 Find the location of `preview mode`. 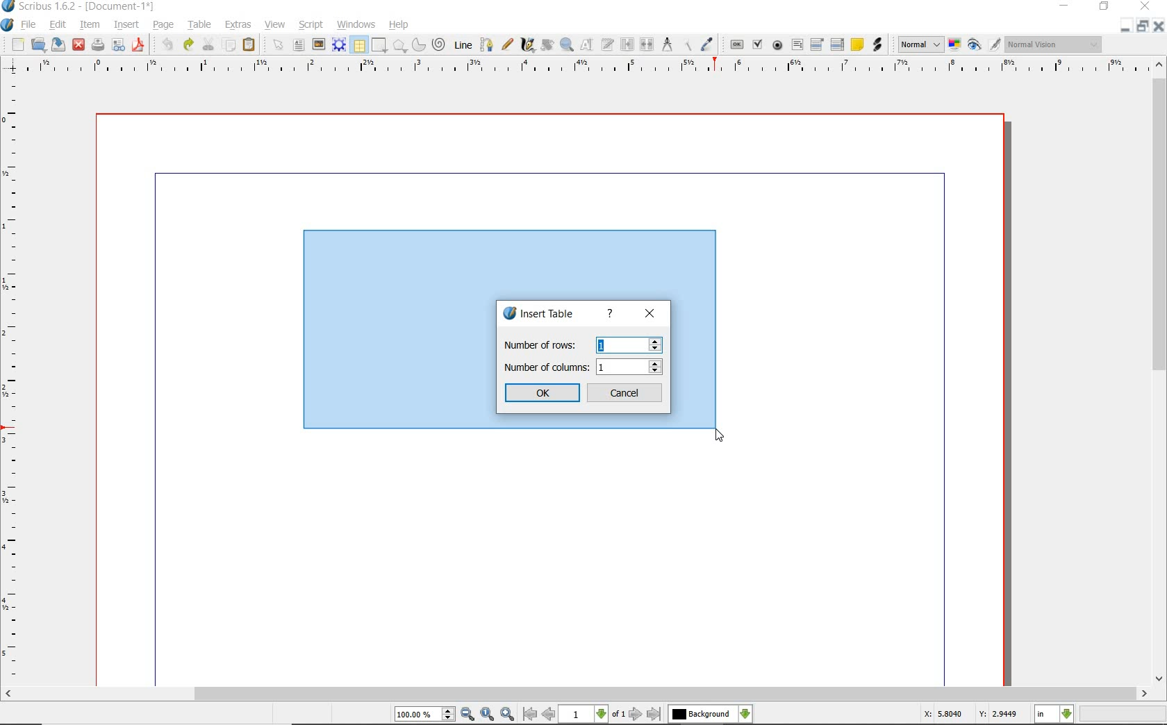

preview mode is located at coordinates (975, 46).